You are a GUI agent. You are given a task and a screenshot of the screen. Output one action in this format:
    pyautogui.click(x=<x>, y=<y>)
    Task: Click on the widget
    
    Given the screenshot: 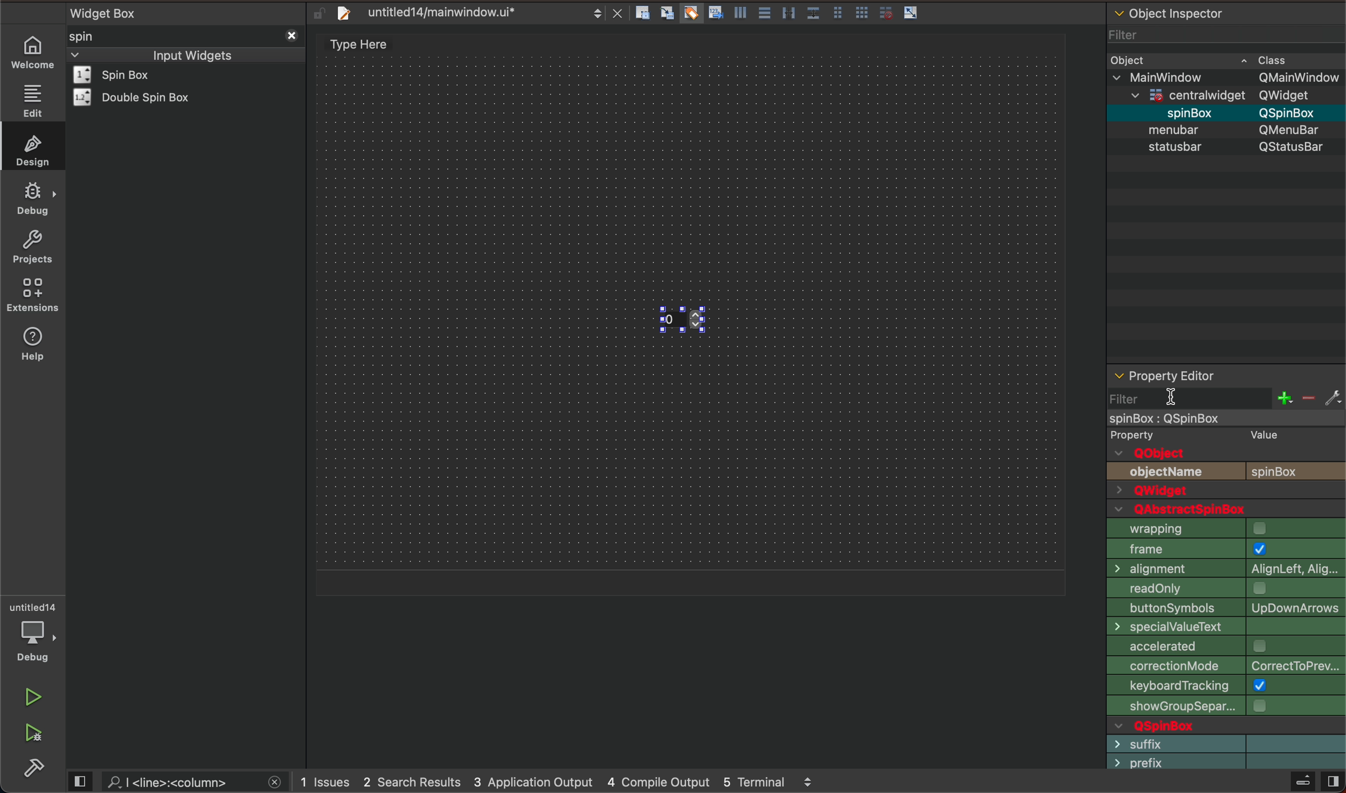 What is the action you would take?
    pyautogui.click(x=138, y=97)
    